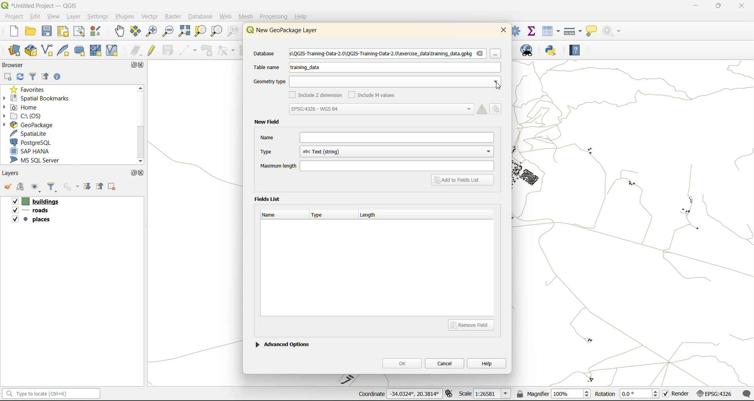 Image resolution: width=754 pixels, height=401 pixels. I want to click on filter by expression, so click(72, 186).